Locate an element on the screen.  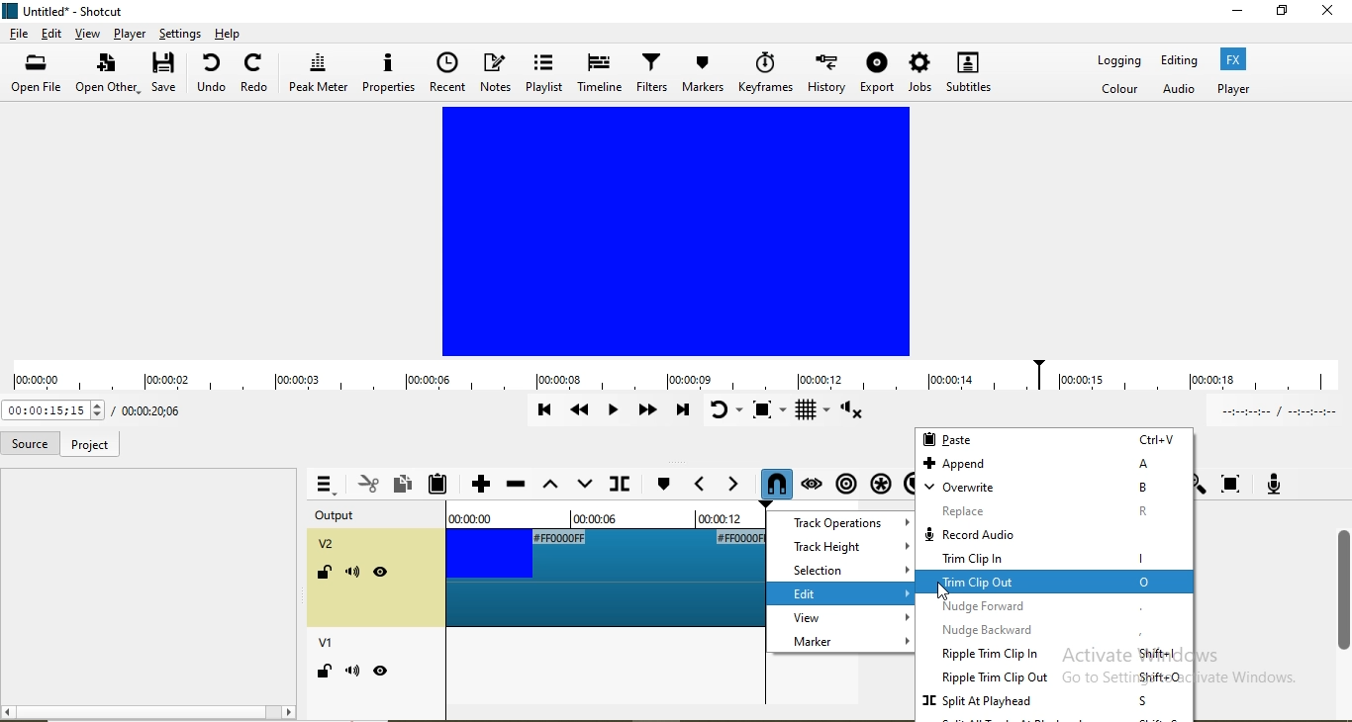
ripple trim clip in is located at coordinates (1058, 655).